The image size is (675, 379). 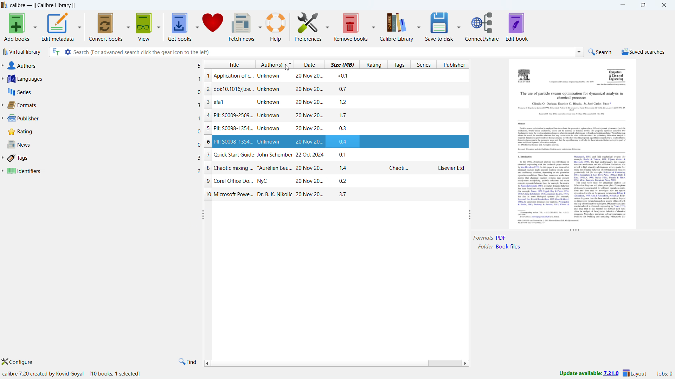 I want to click on sort by title, so click(x=229, y=64).